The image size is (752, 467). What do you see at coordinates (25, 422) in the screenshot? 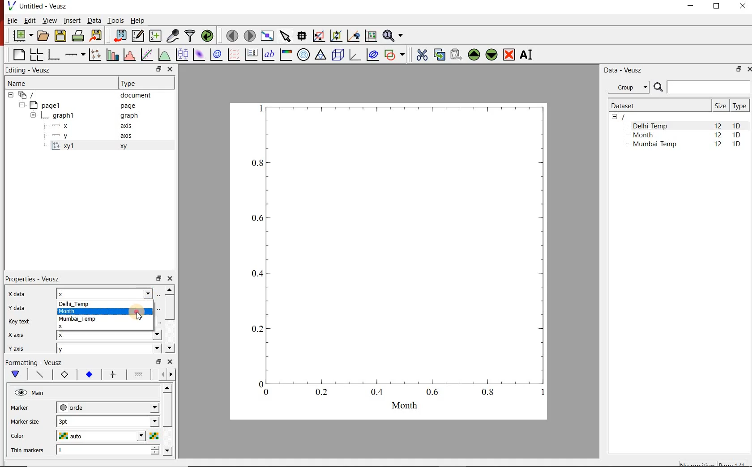
I see `Marker size` at bounding box center [25, 422].